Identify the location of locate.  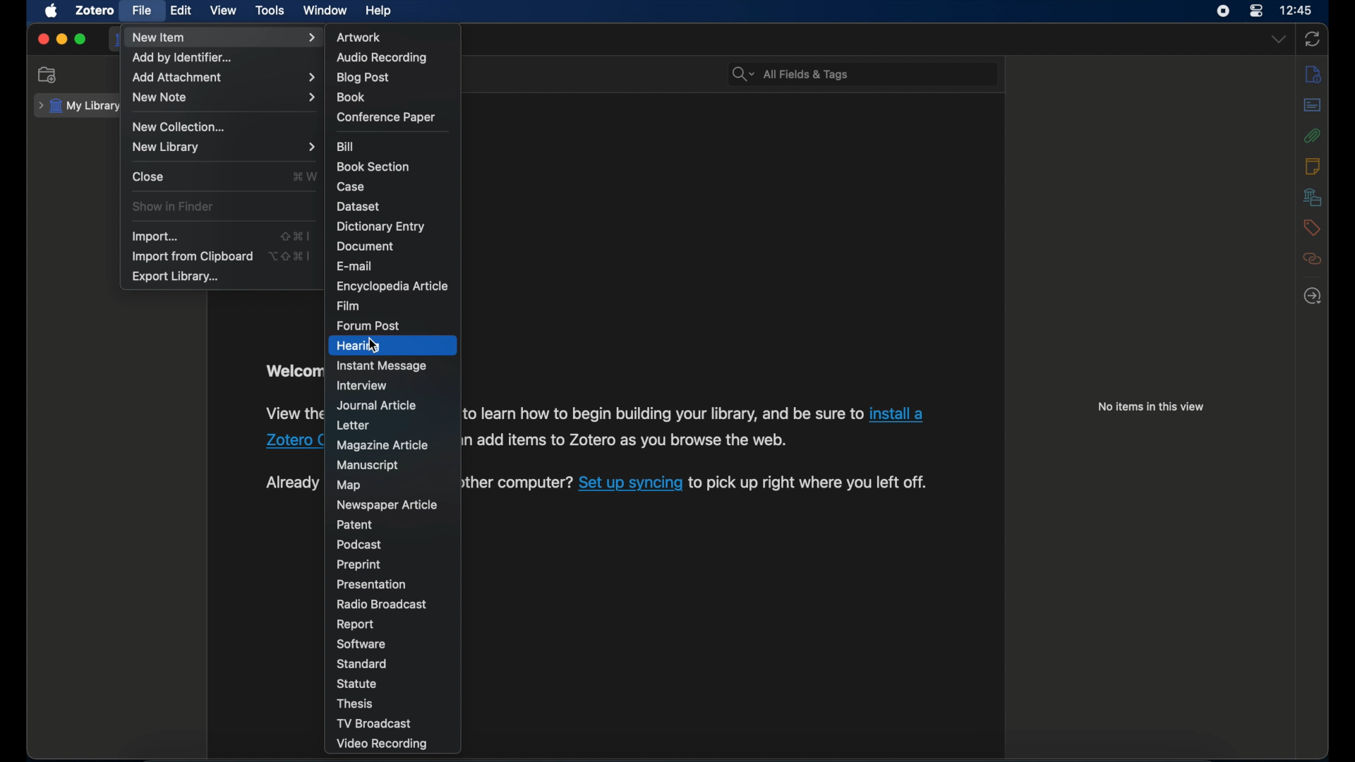
(1313, 296).